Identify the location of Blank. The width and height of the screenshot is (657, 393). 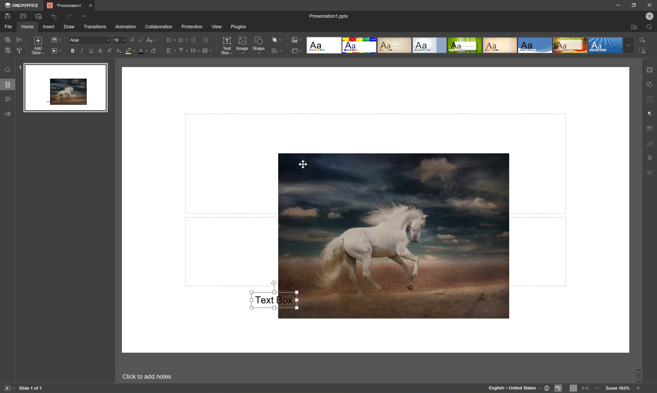
(325, 46).